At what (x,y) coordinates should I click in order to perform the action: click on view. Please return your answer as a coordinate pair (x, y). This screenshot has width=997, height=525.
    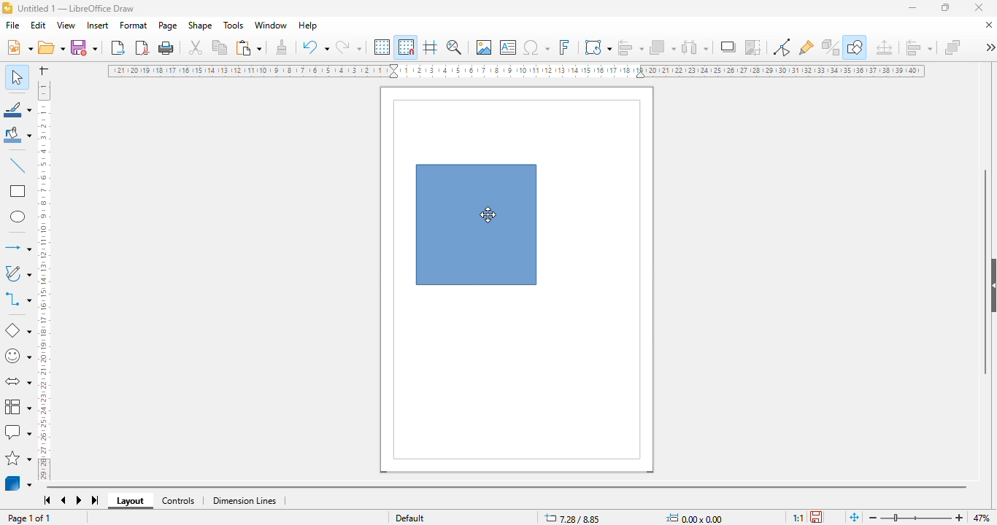
    Looking at the image, I should click on (67, 26).